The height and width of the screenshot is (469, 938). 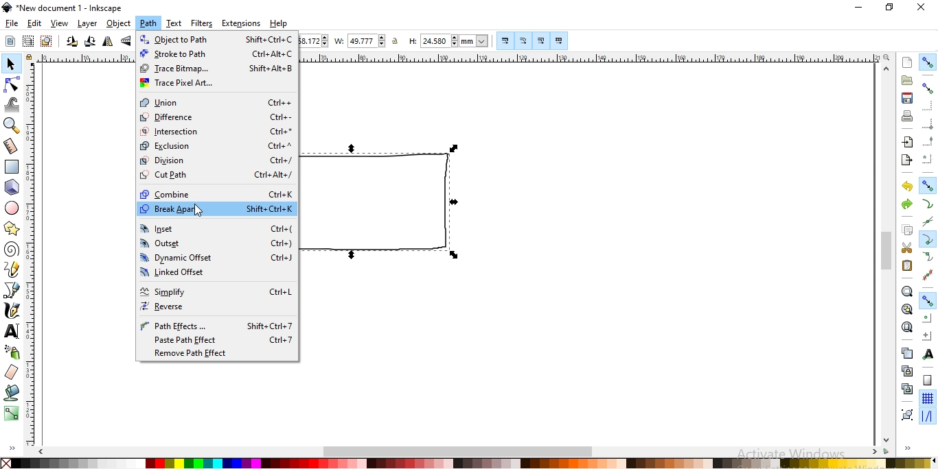 I want to click on snap to page border, so click(x=928, y=380).